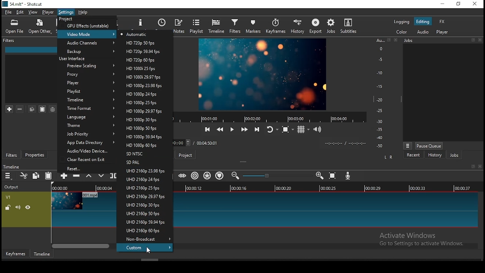 The image size is (485, 273). What do you see at coordinates (162, 24) in the screenshot?
I see `recent` at bounding box center [162, 24].